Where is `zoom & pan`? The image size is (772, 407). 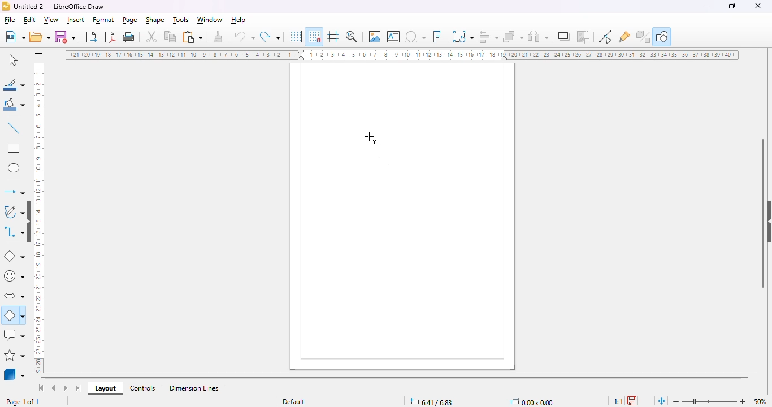
zoom & pan is located at coordinates (352, 37).